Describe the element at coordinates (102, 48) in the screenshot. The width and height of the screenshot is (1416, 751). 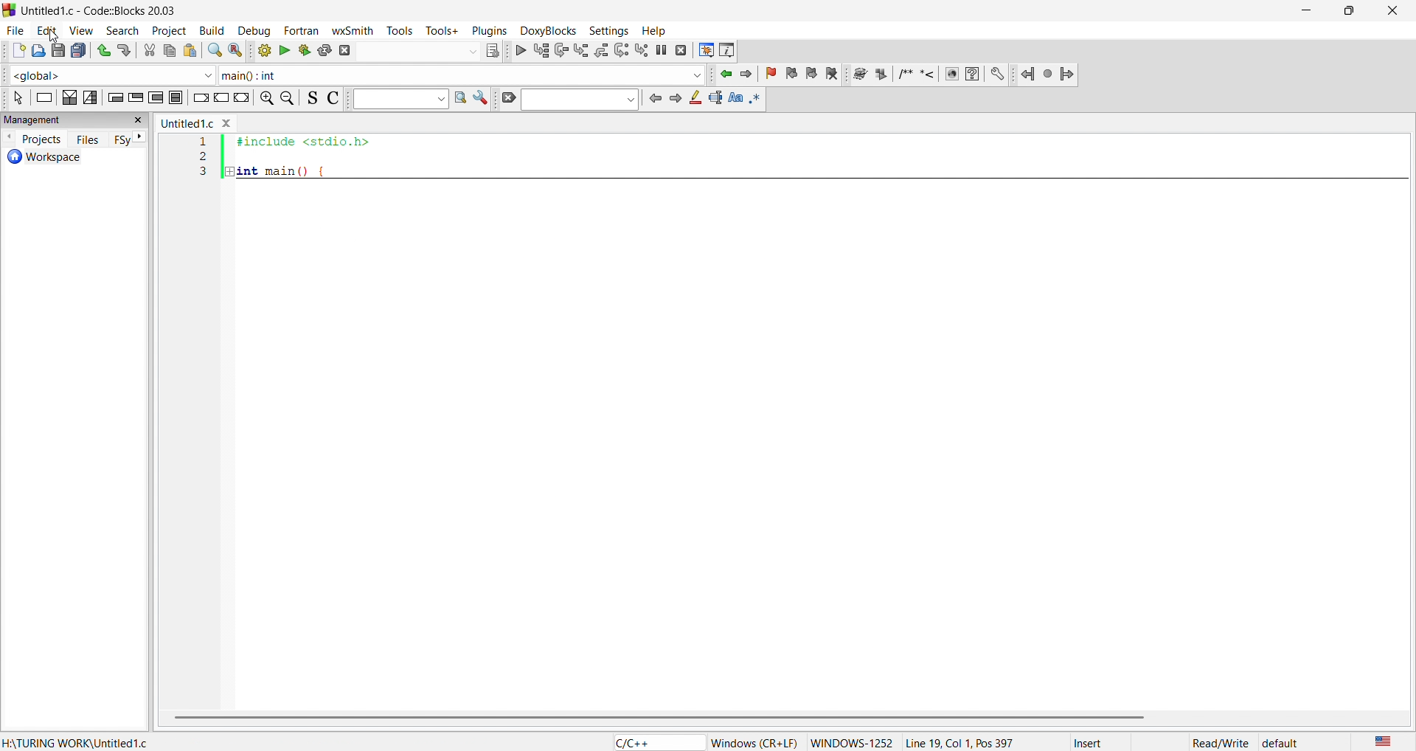
I see `undo` at that location.